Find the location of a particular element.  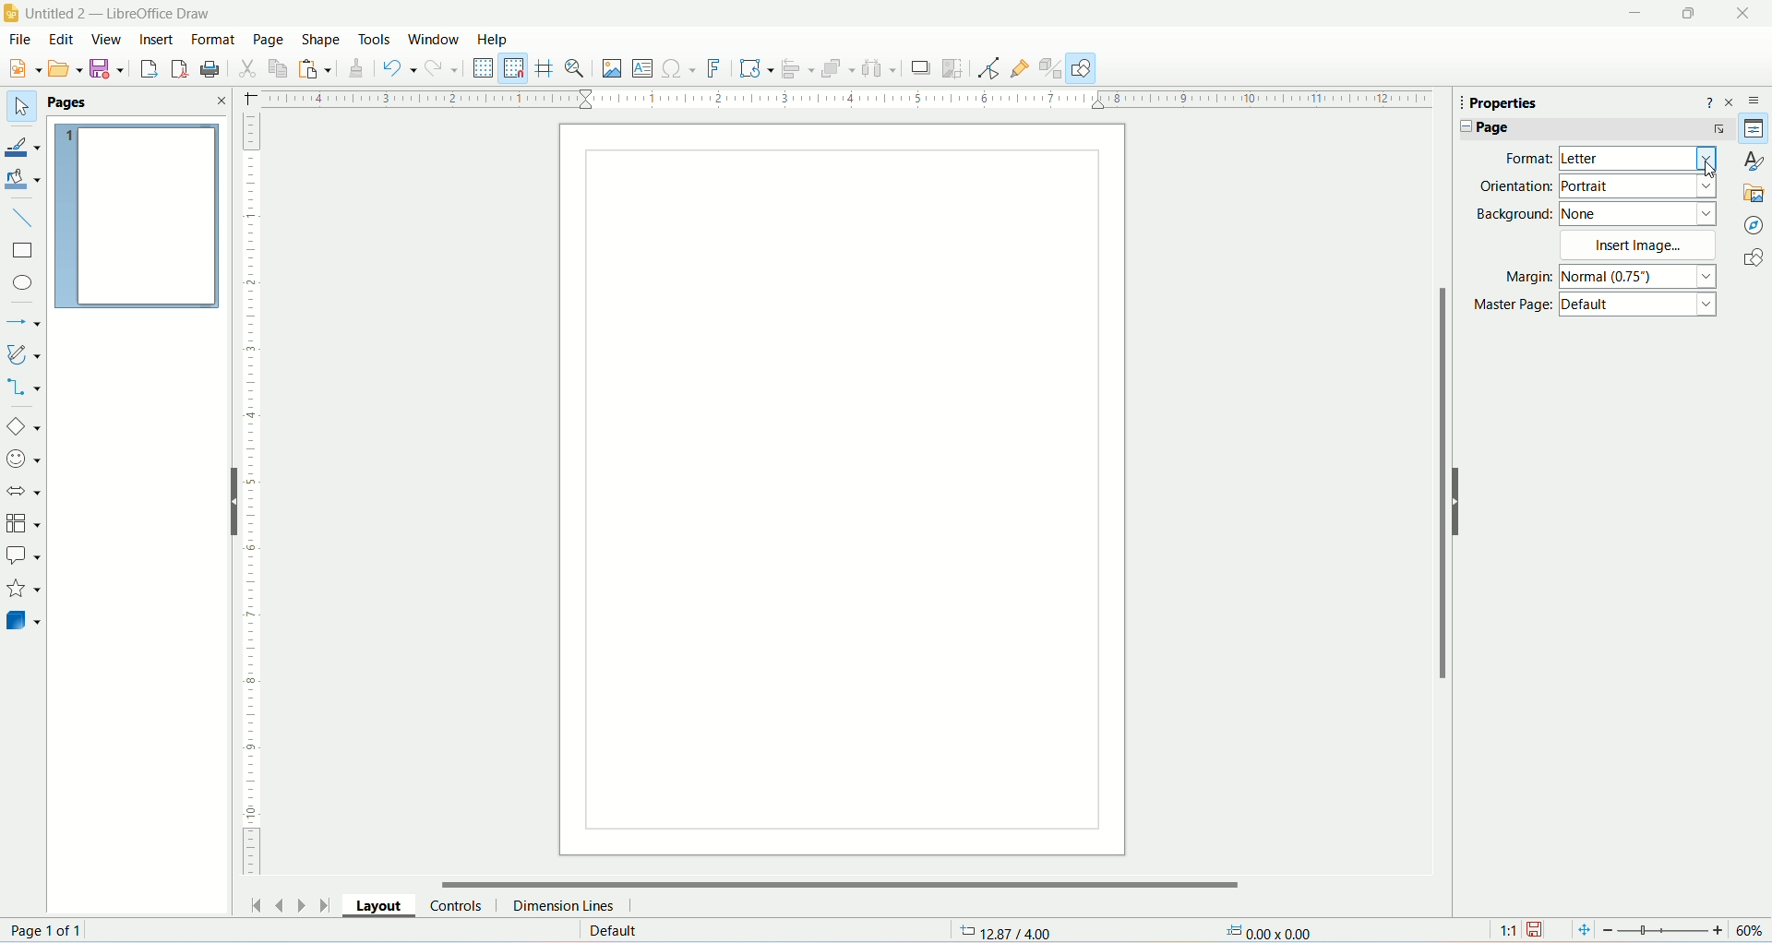

save is located at coordinates (109, 69).